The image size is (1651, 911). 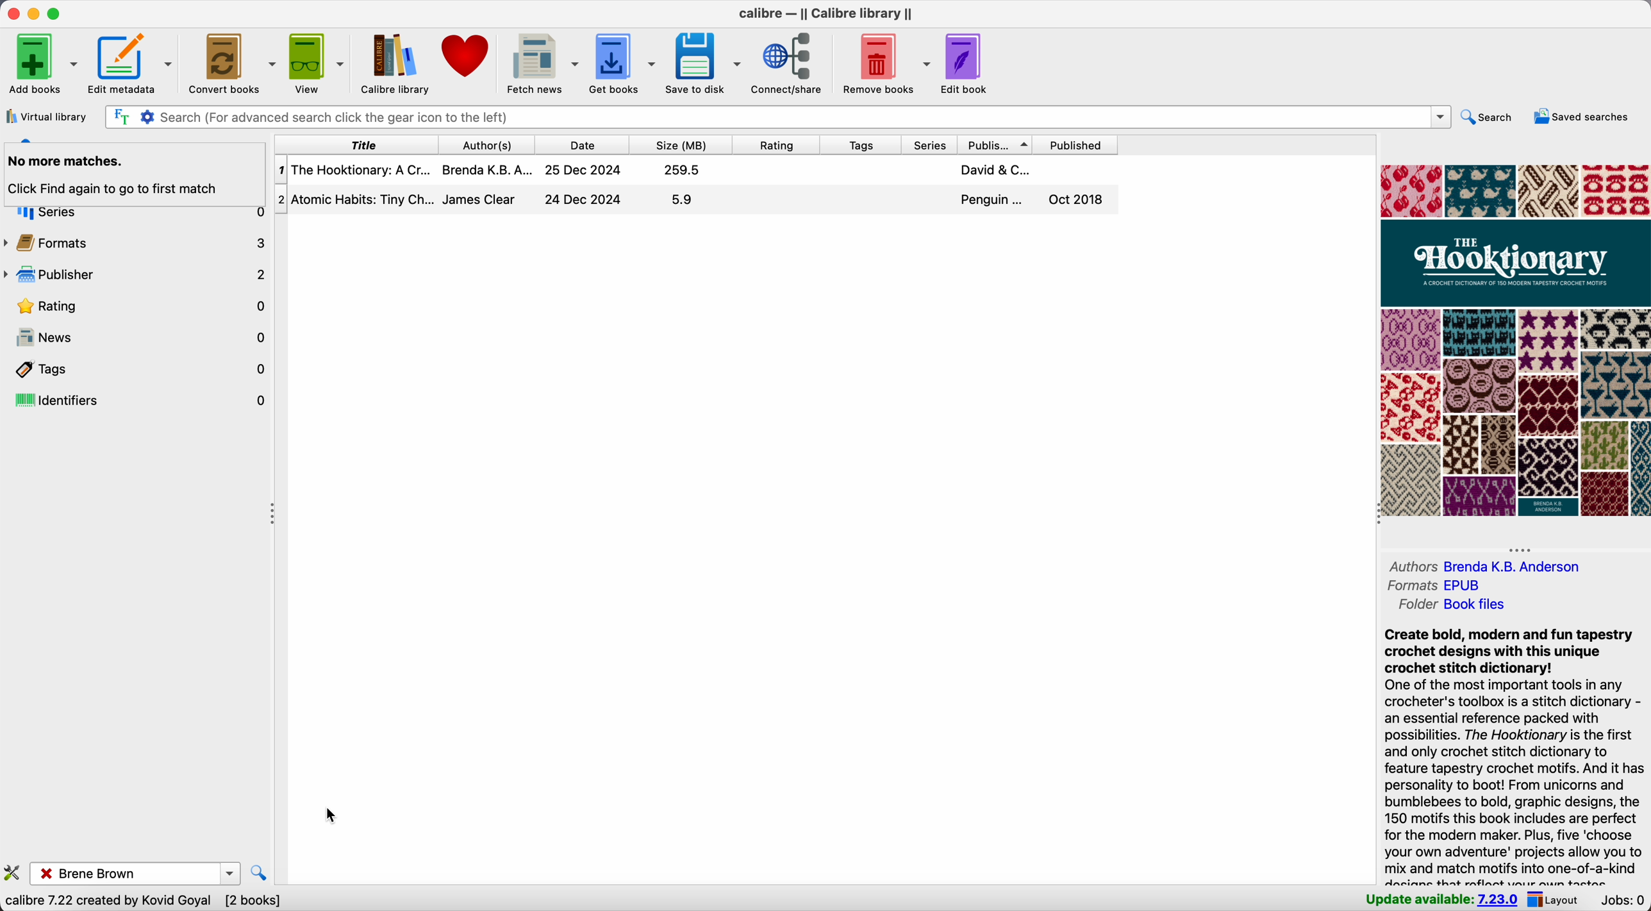 What do you see at coordinates (494, 145) in the screenshot?
I see `author(s)` at bounding box center [494, 145].